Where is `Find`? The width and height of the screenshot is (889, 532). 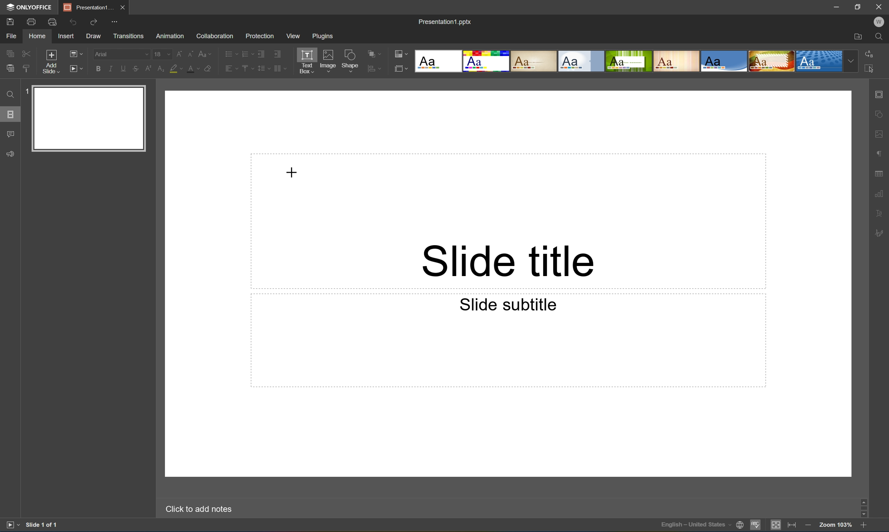 Find is located at coordinates (882, 37).